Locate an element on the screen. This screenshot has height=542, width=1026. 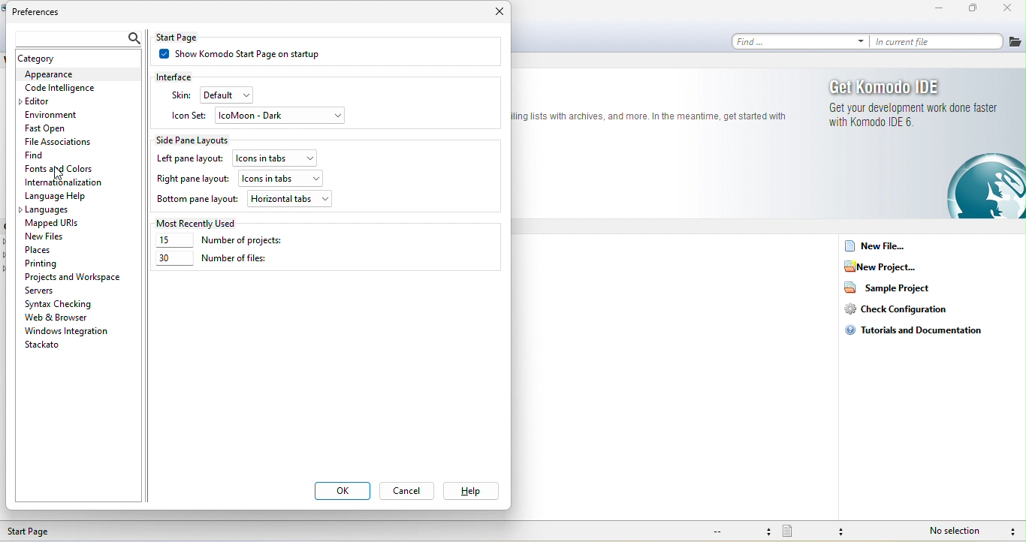
number of files is located at coordinates (213, 260).